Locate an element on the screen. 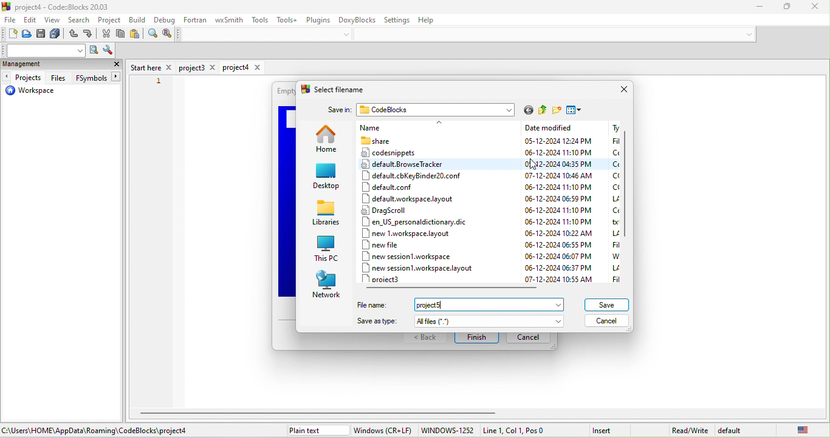 This screenshot has height=438, width=830. minimize is located at coordinates (753, 7).